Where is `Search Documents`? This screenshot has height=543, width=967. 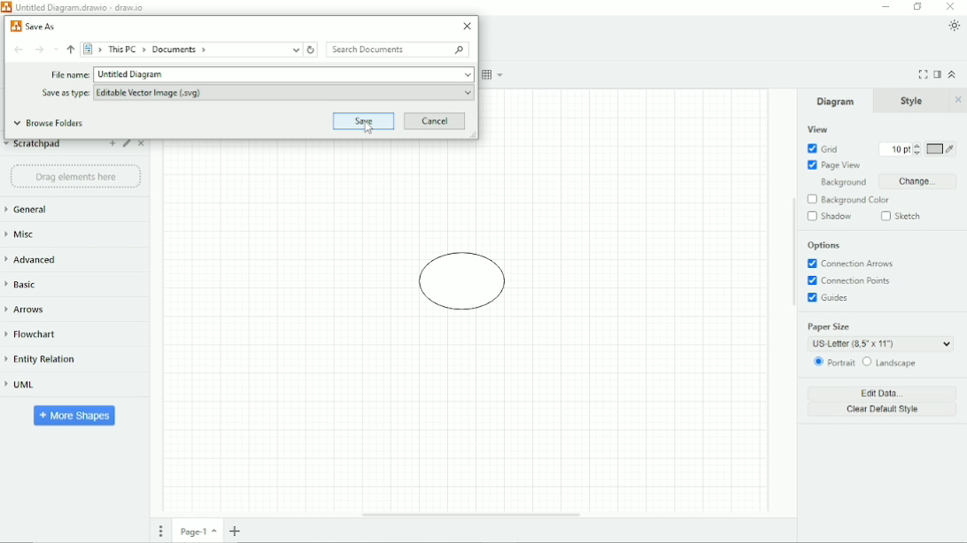
Search Documents is located at coordinates (397, 50).